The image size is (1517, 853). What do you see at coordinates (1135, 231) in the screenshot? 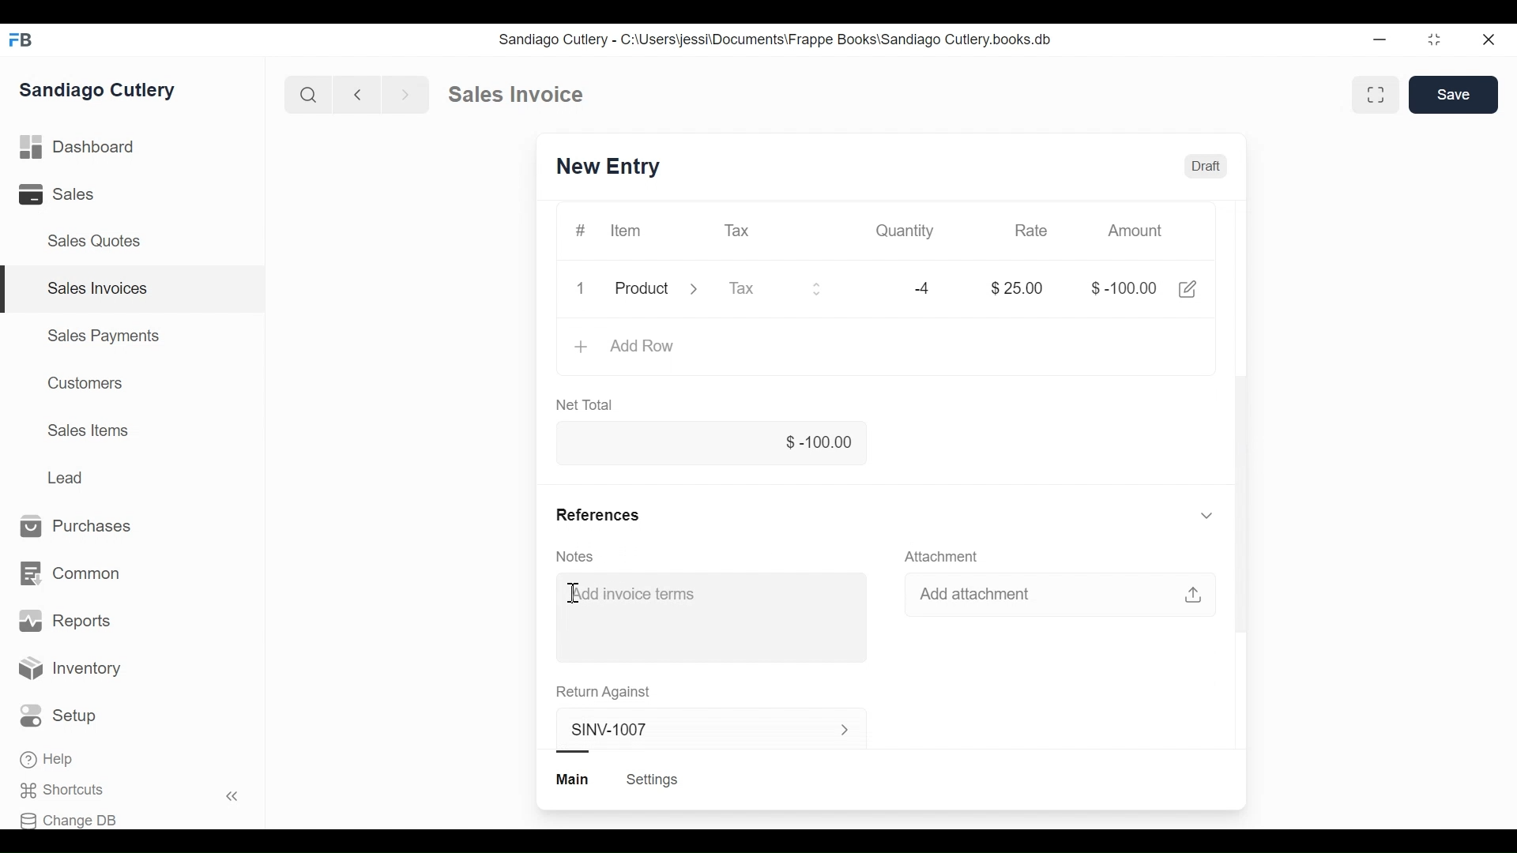
I see `Amount` at bounding box center [1135, 231].